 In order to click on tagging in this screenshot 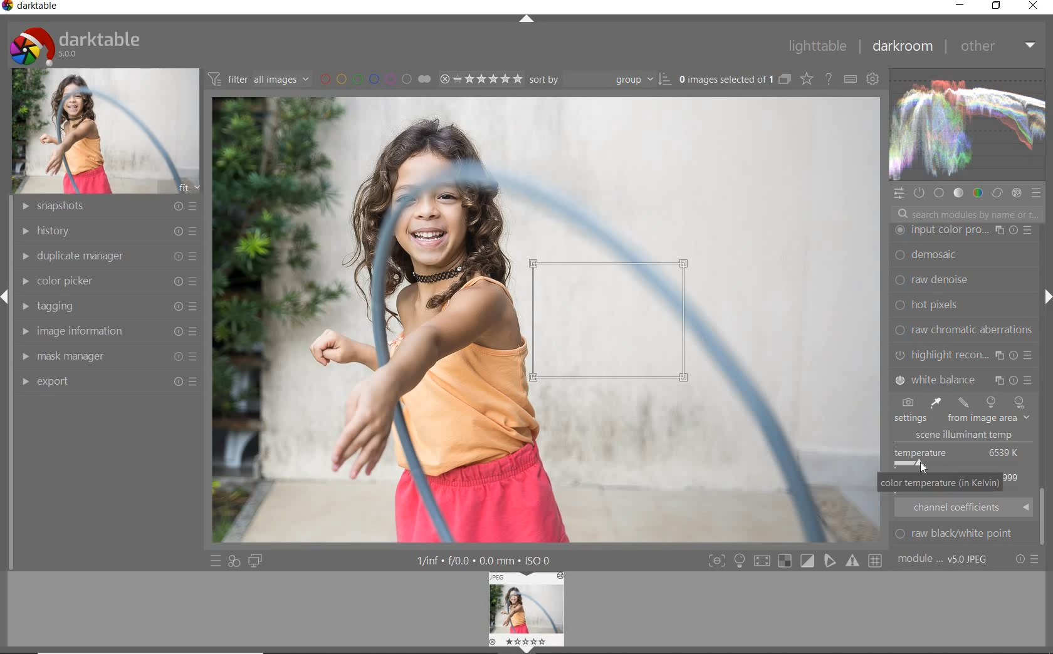, I will do `click(108, 307)`.